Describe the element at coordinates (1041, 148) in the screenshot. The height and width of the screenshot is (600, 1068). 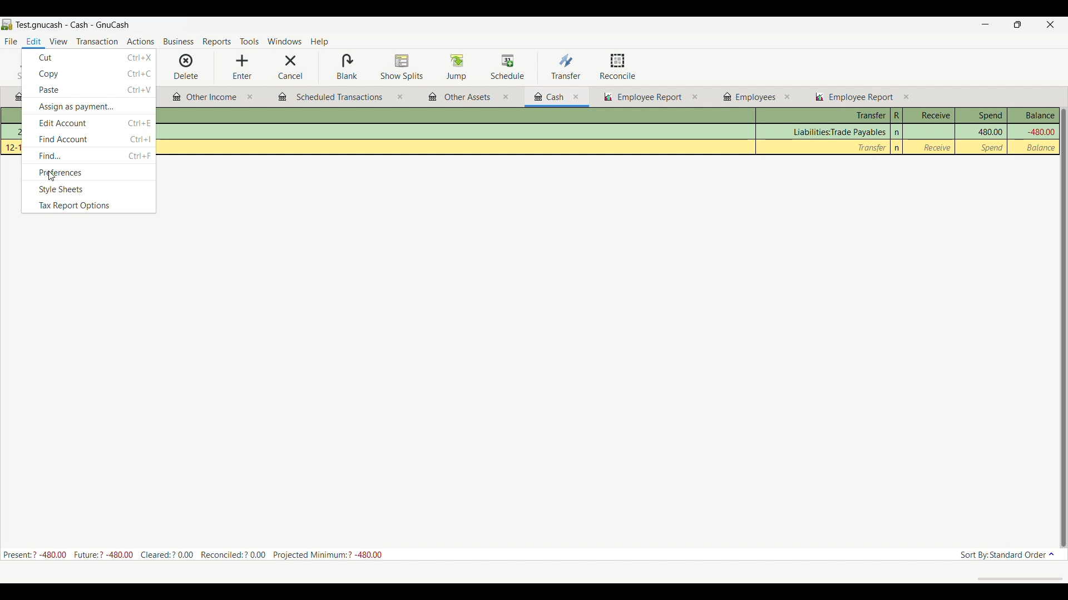
I see `Balance column` at that location.